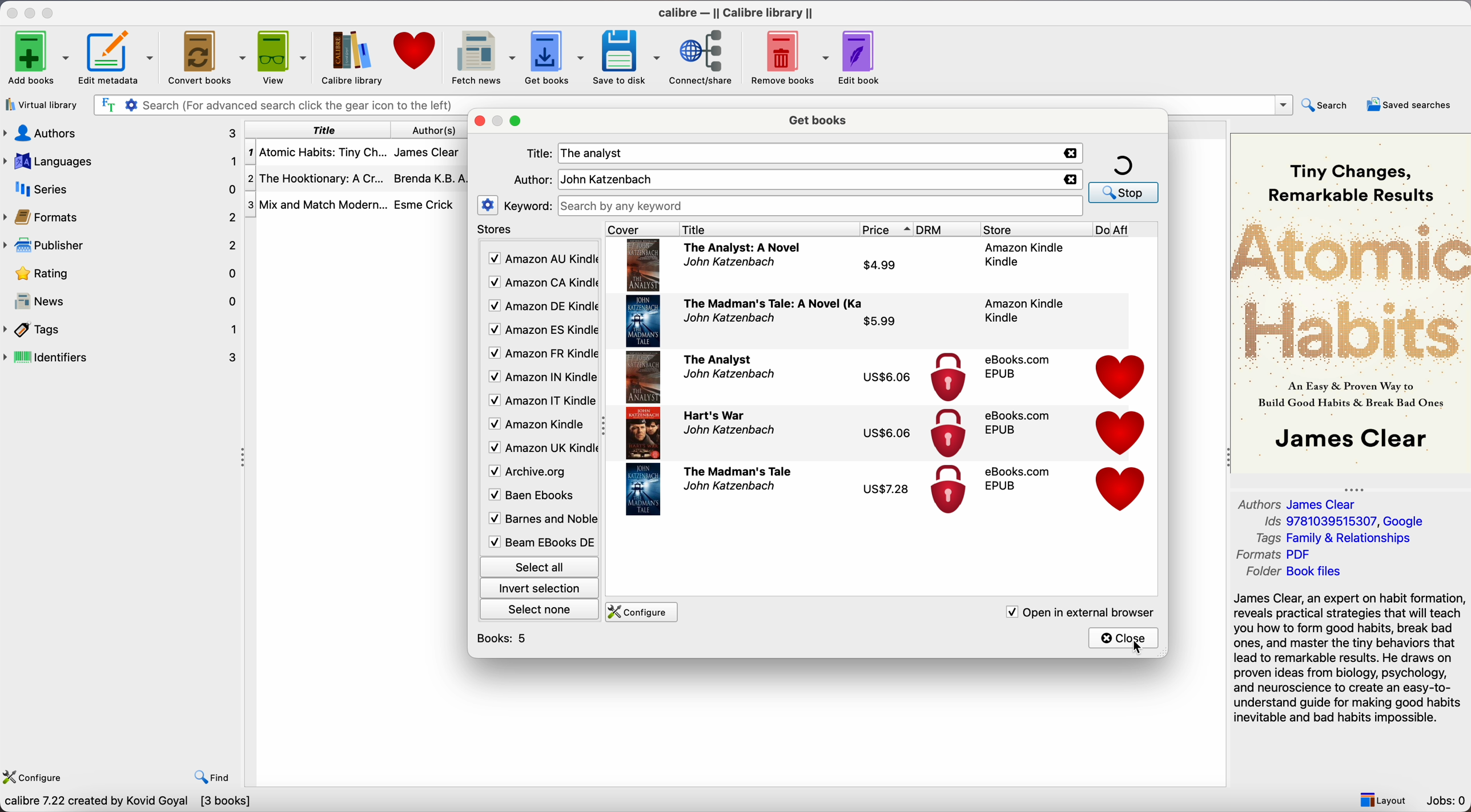 This screenshot has height=812, width=1471. What do you see at coordinates (431, 155) in the screenshot?
I see `James Clear` at bounding box center [431, 155].